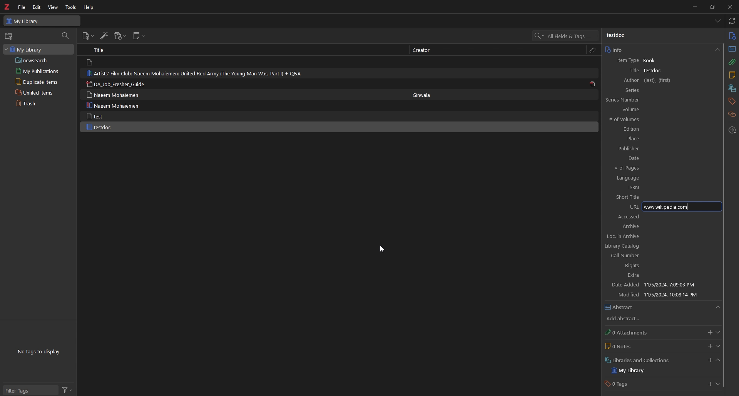 Image resolution: width=739 pixels, height=396 pixels. Describe the element at coordinates (30, 391) in the screenshot. I see `filter tags` at that location.